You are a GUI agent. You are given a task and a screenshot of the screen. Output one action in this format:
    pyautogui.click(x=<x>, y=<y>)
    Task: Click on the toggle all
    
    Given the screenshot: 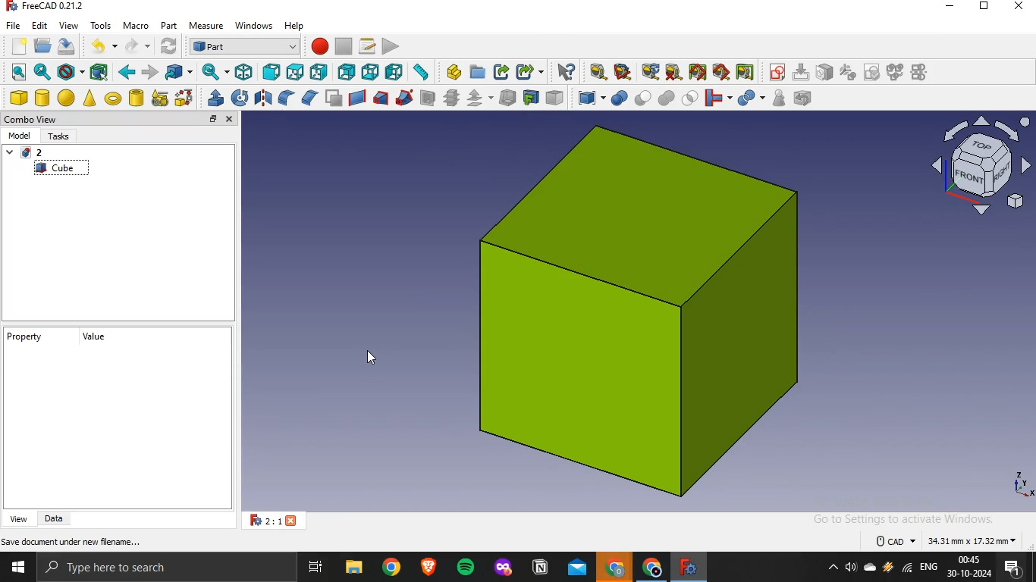 What is the action you would take?
    pyautogui.click(x=697, y=72)
    